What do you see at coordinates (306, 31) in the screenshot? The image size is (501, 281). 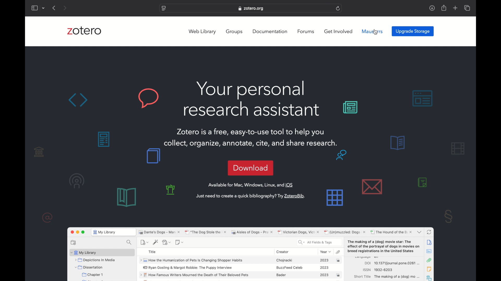 I see `forums` at bounding box center [306, 31].